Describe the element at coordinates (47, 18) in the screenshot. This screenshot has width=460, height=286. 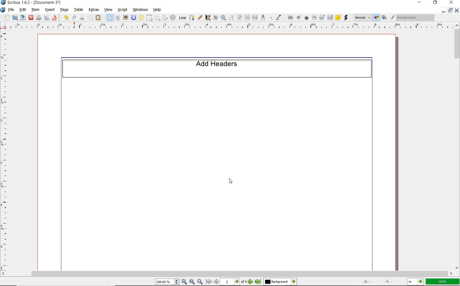
I see `preflight verifier` at that location.